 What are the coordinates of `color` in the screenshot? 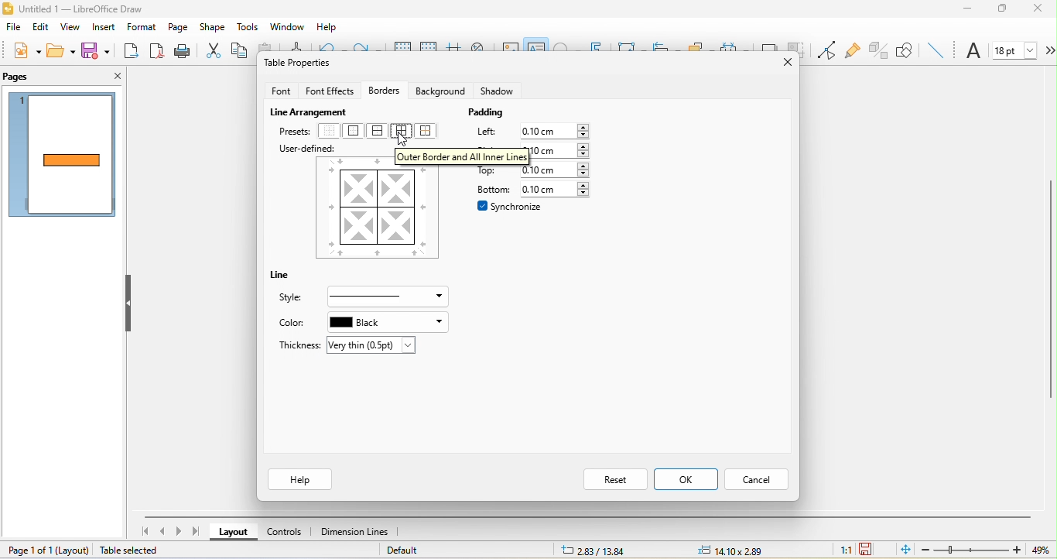 It's located at (292, 324).